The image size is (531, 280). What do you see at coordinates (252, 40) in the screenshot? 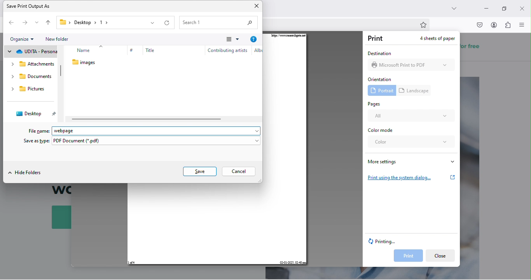
I see `help` at bounding box center [252, 40].